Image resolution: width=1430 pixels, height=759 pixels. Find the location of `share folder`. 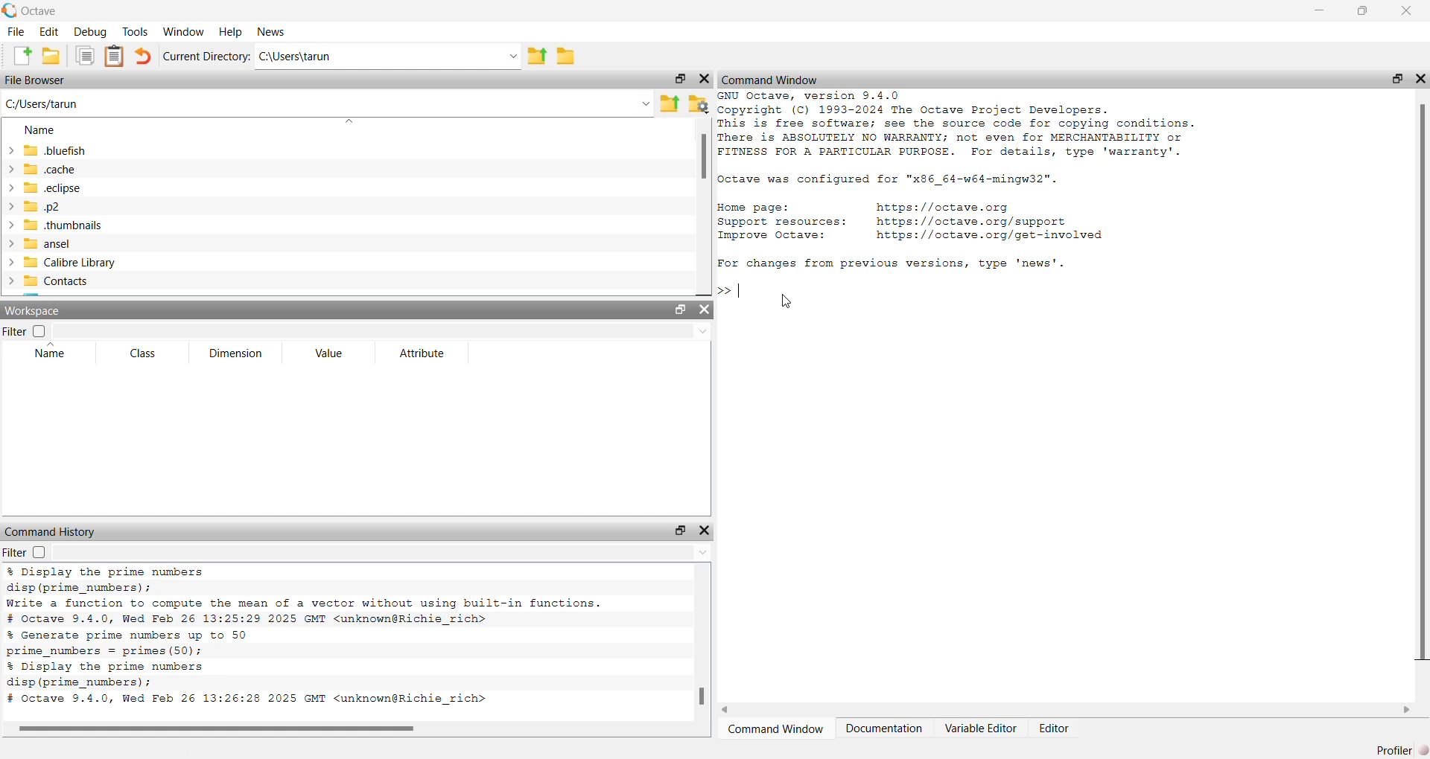

share folder is located at coordinates (670, 104).